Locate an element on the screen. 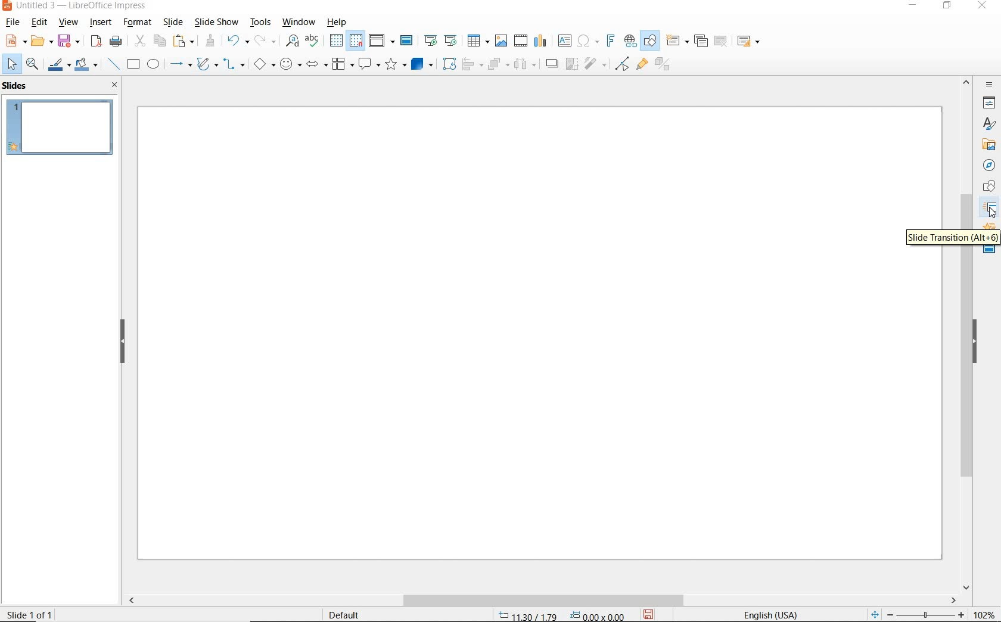 The width and height of the screenshot is (1001, 622). NAVIGATOR is located at coordinates (988, 165).